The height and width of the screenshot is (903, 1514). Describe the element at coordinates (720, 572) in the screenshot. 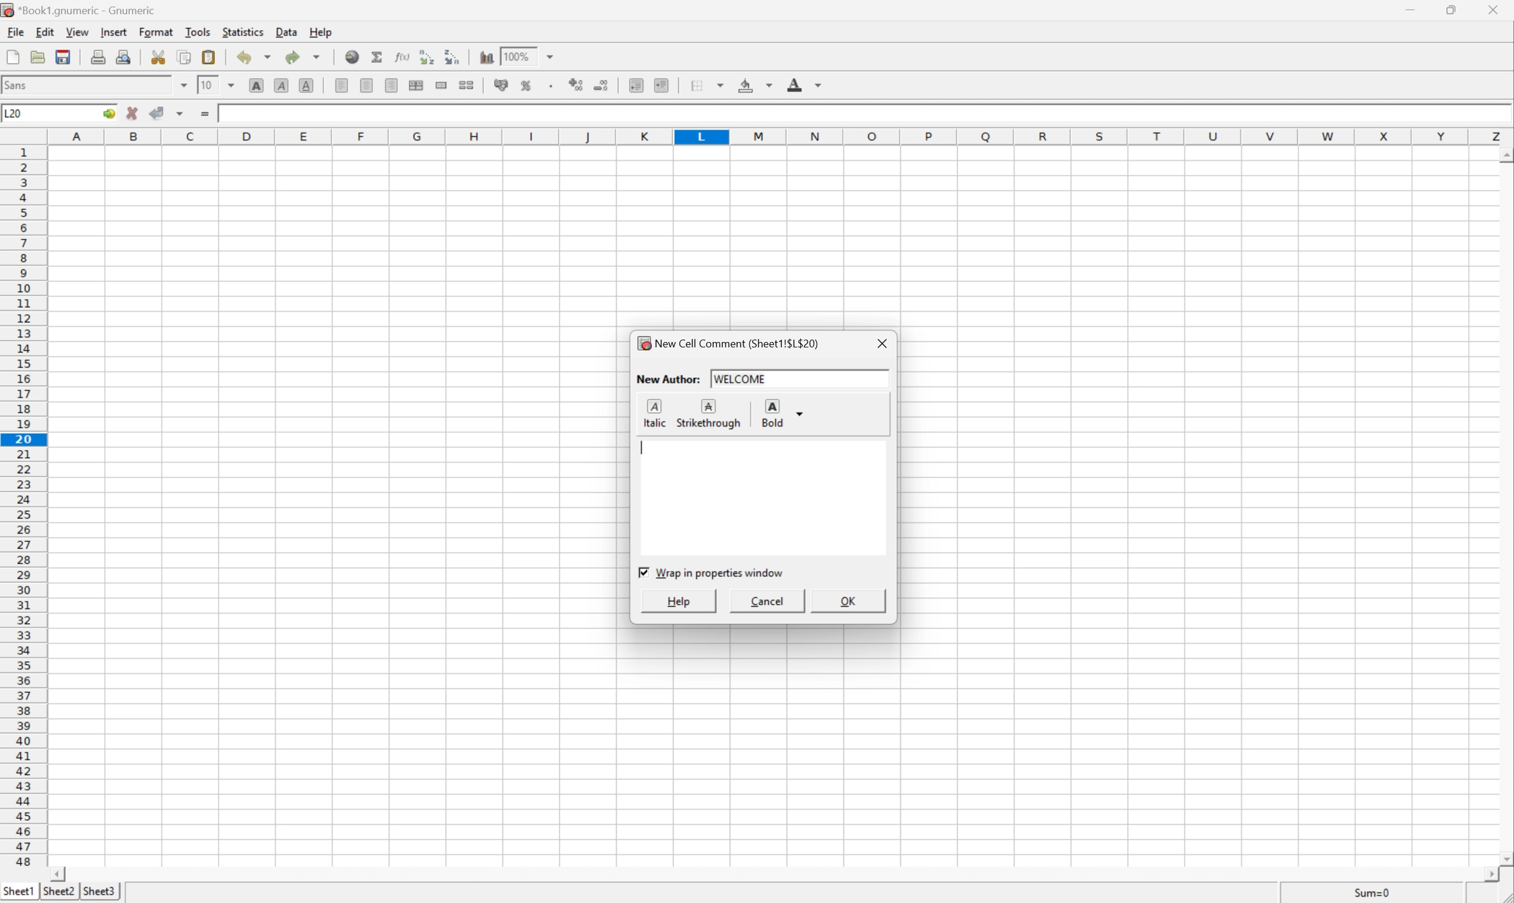

I see `Wrap in properties window` at that location.